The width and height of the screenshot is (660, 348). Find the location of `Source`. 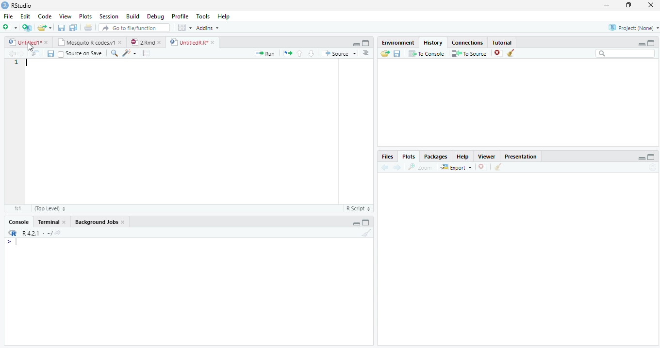

Source is located at coordinates (340, 54).